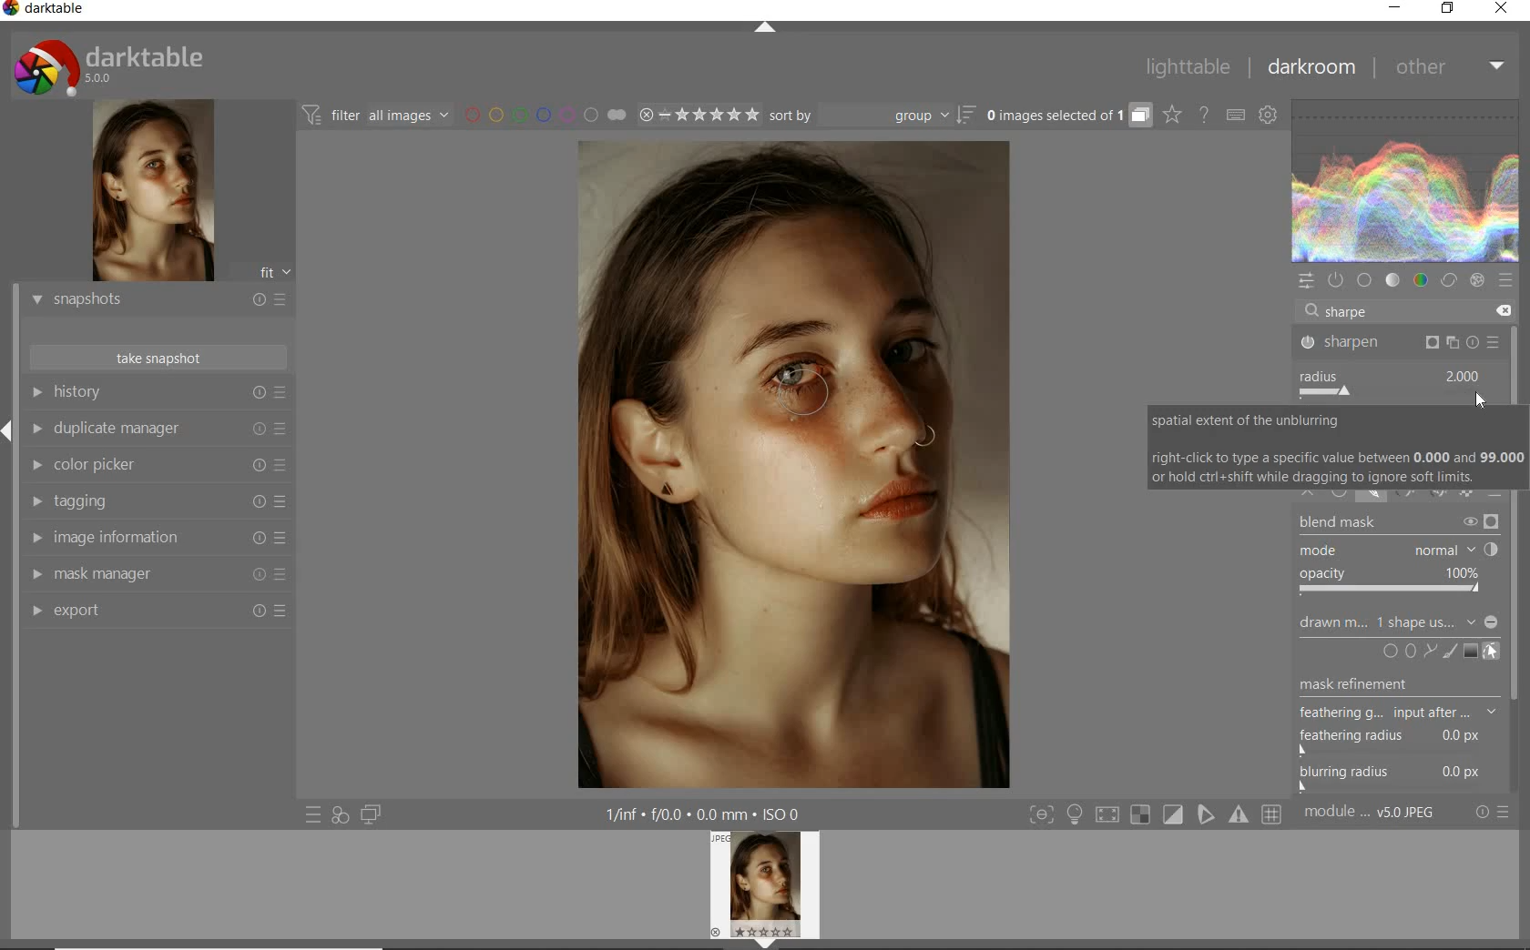 This screenshot has height=950, width=1530. Describe the element at coordinates (158, 393) in the screenshot. I see `history` at that location.